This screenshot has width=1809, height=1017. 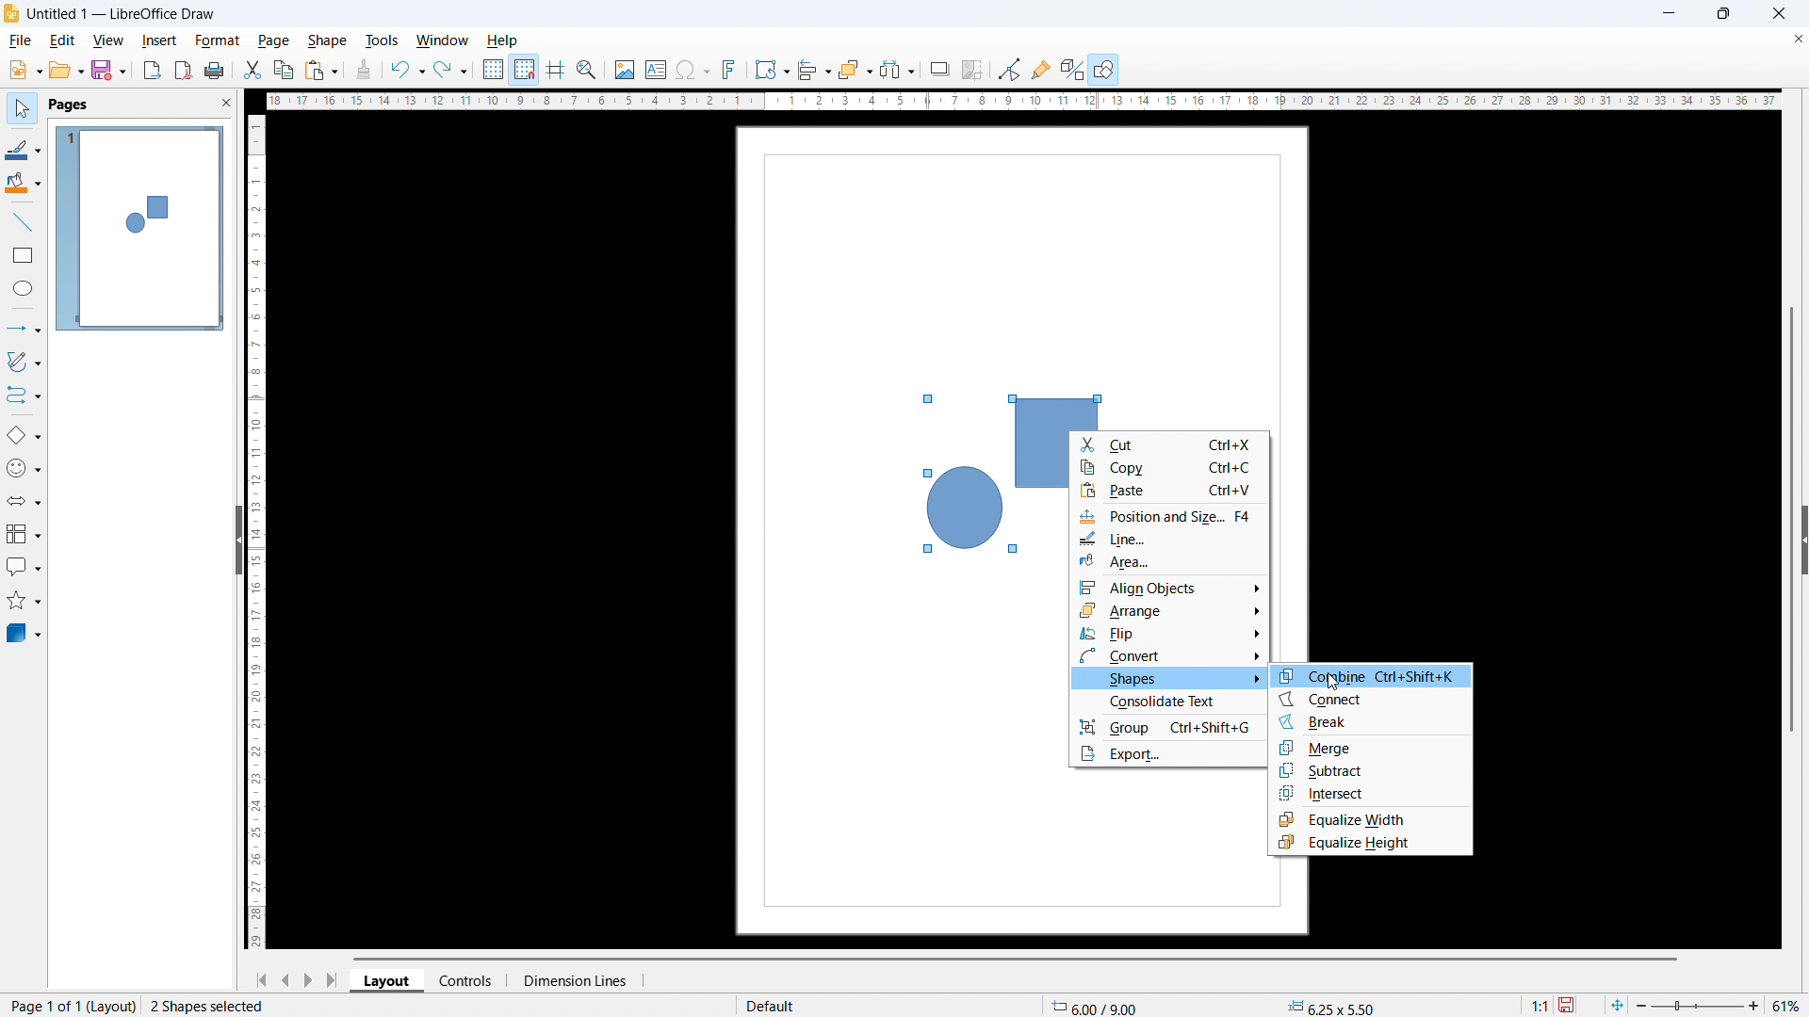 I want to click on controls, so click(x=465, y=981).